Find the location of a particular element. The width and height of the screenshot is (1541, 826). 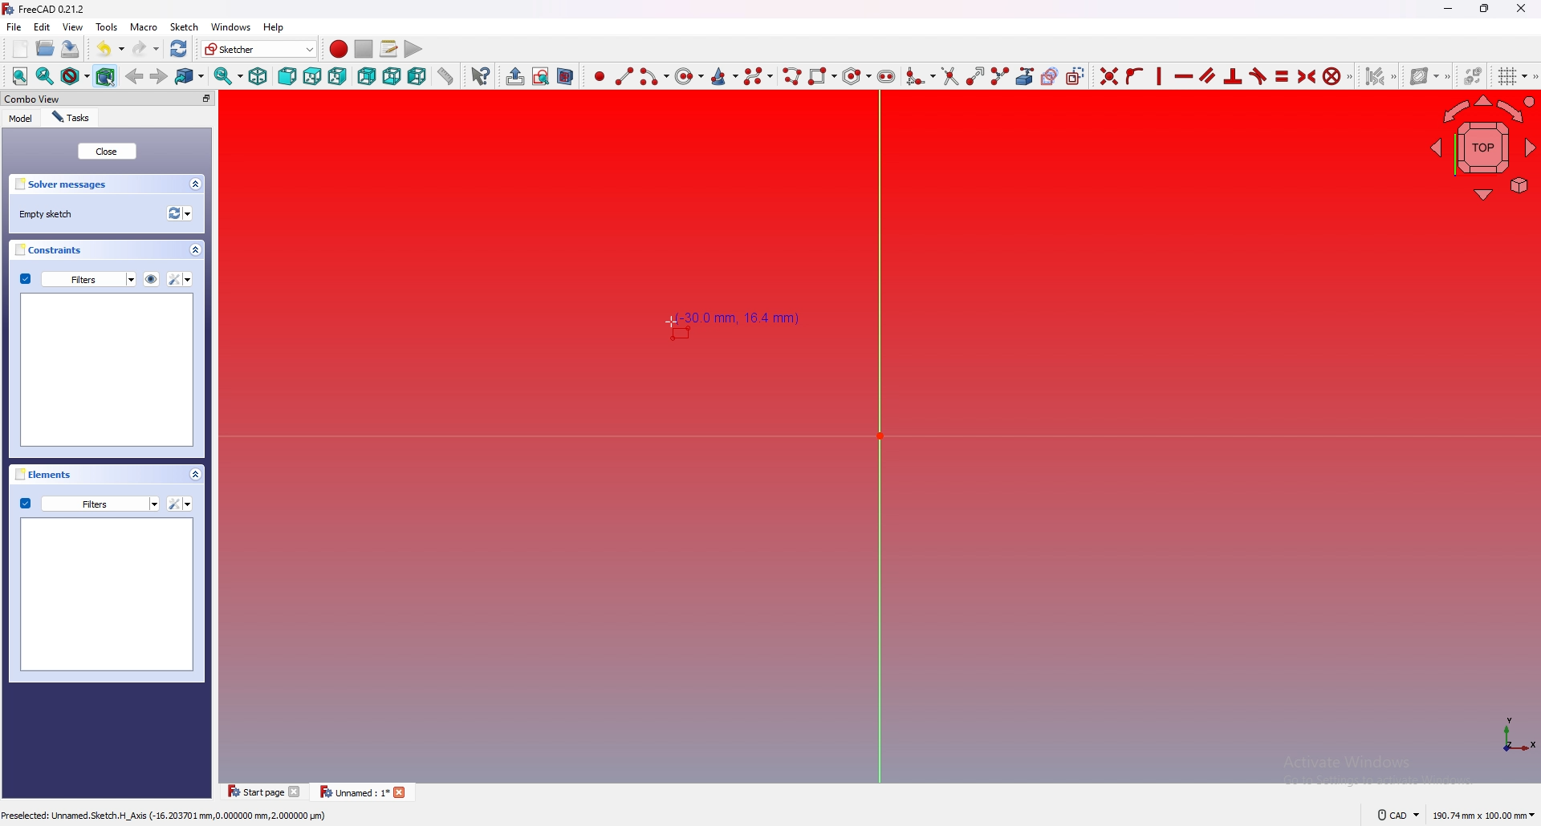

constraint symmetrical is located at coordinates (1307, 77).